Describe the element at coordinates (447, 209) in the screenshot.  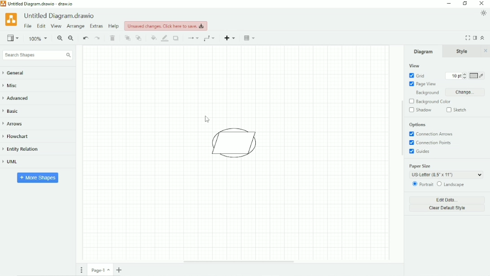
I see `Clear default style` at that location.